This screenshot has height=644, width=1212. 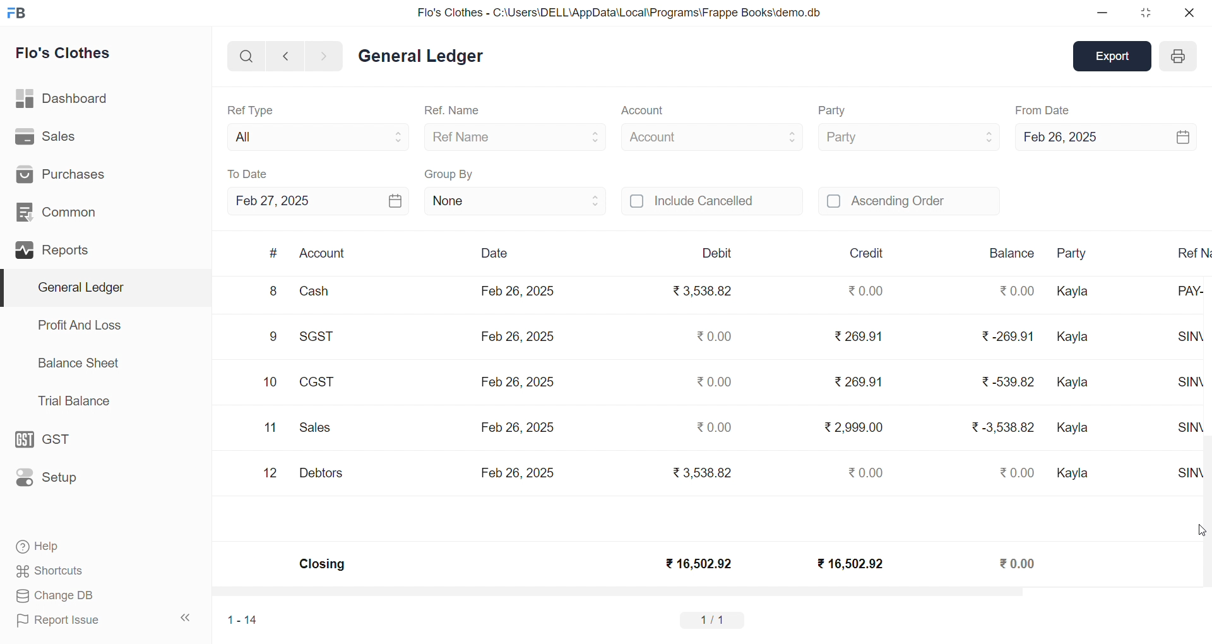 I want to click on ₹ 0.00, so click(x=863, y=290).